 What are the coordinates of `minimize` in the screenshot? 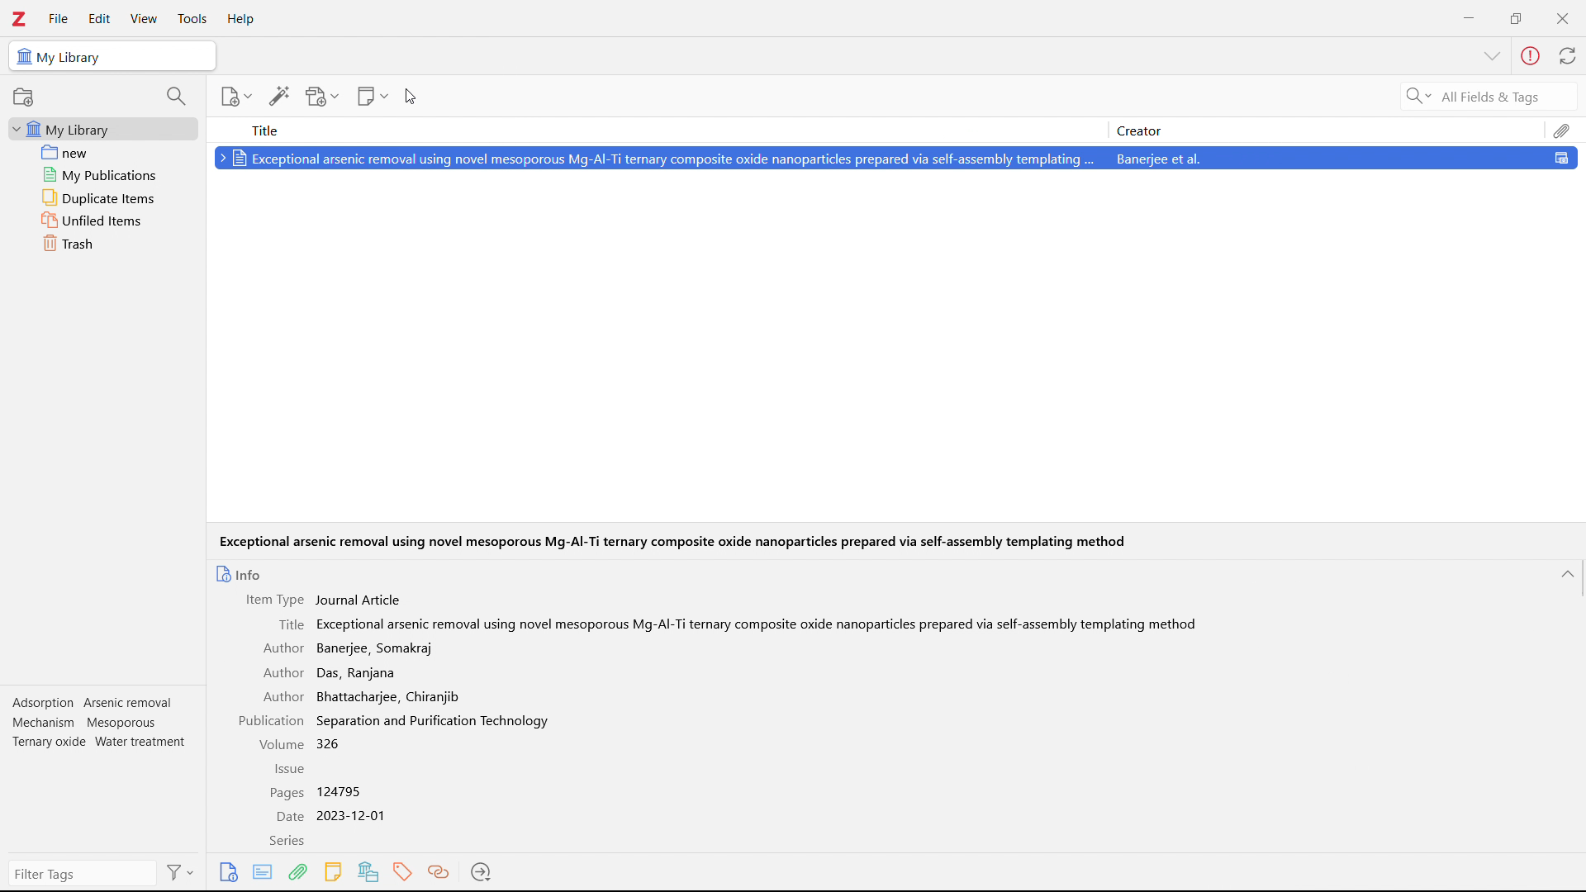 It's located at (1470, 17).